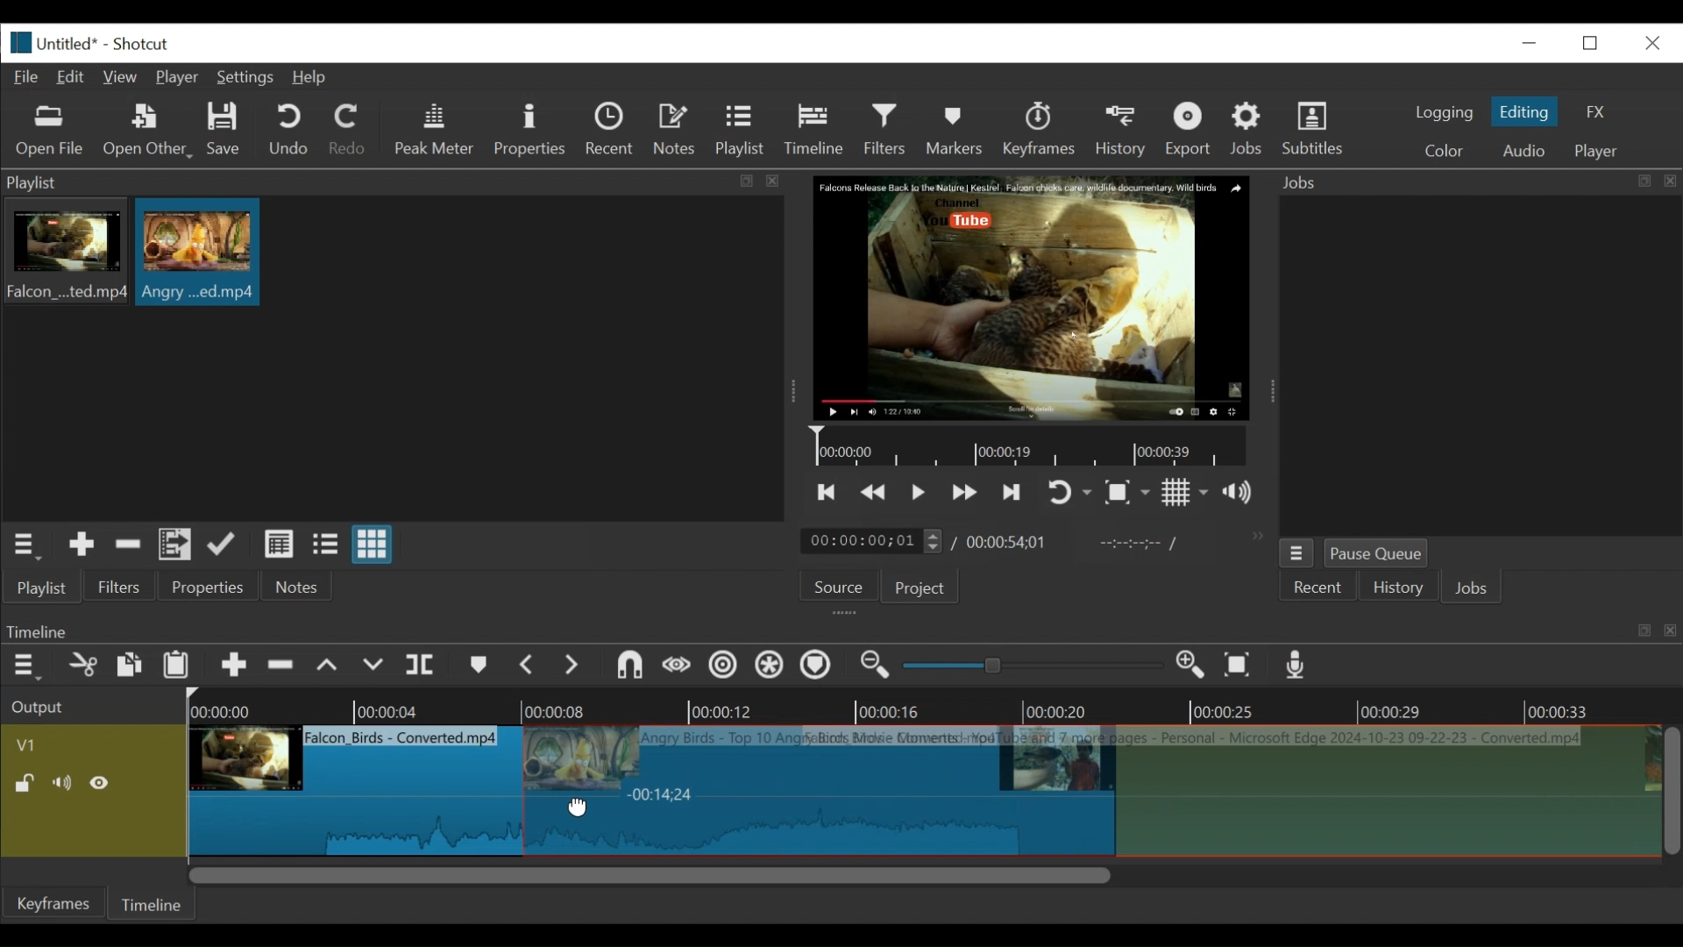  Describe the element at coordinates (1443, 112) in the screenshot. I see `logging` at that location.